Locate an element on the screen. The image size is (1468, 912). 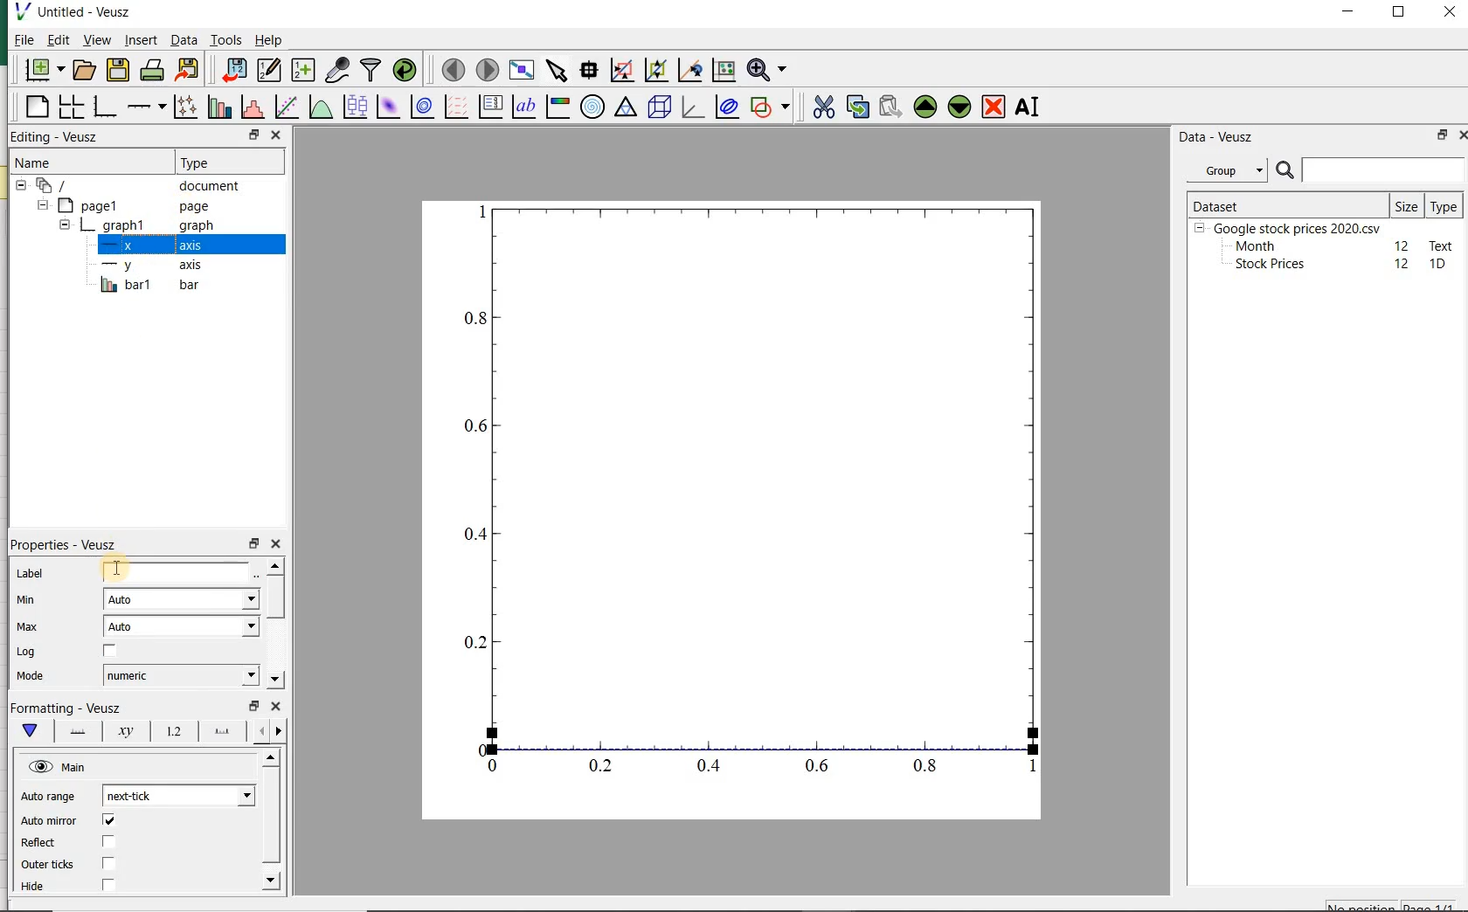
1D is located at coordinates (1439, 265).